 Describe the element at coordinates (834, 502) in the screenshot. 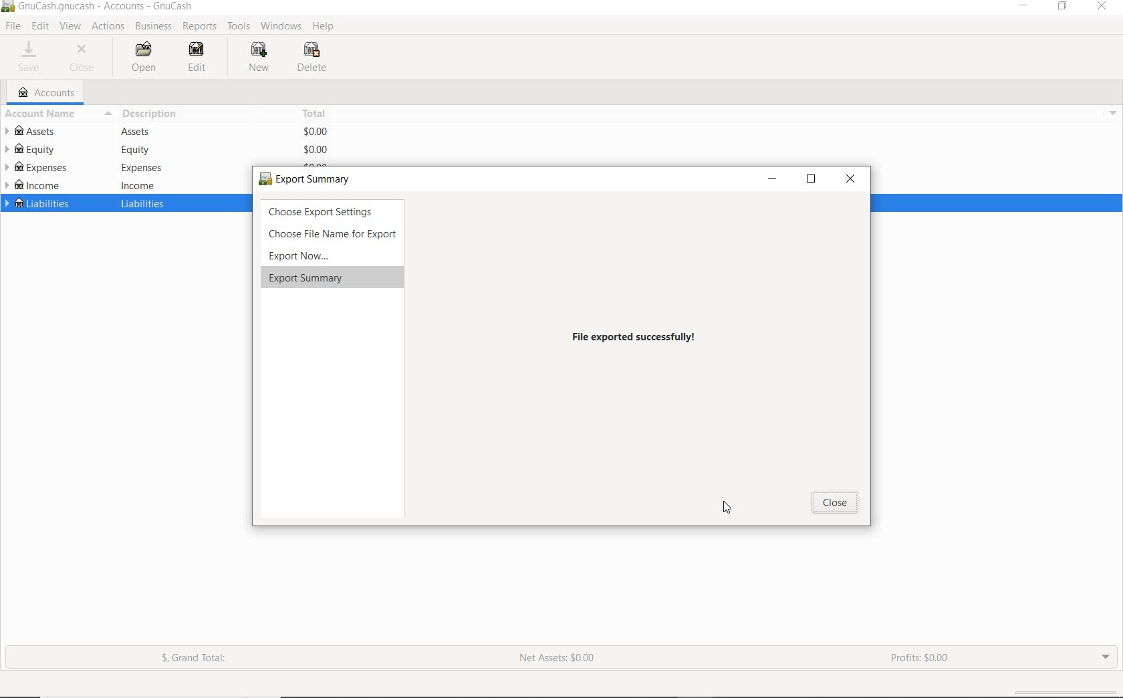

I see `Cancel` at that location.